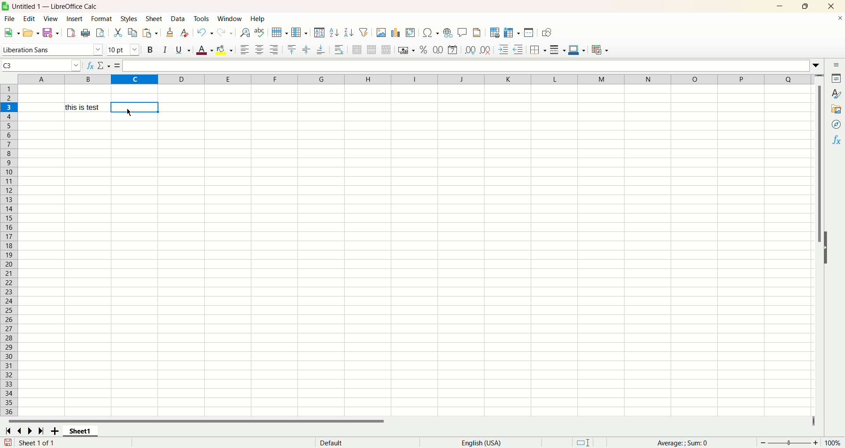 The image size is (845, 448). Describe the element at coordinates (129, 19) in the screenshot. I see `styles` at that location.